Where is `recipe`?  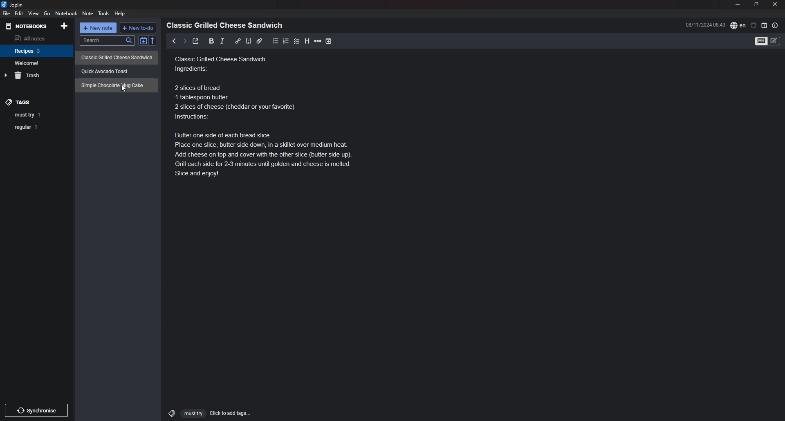
recipe is located at coordinates (116, 86).